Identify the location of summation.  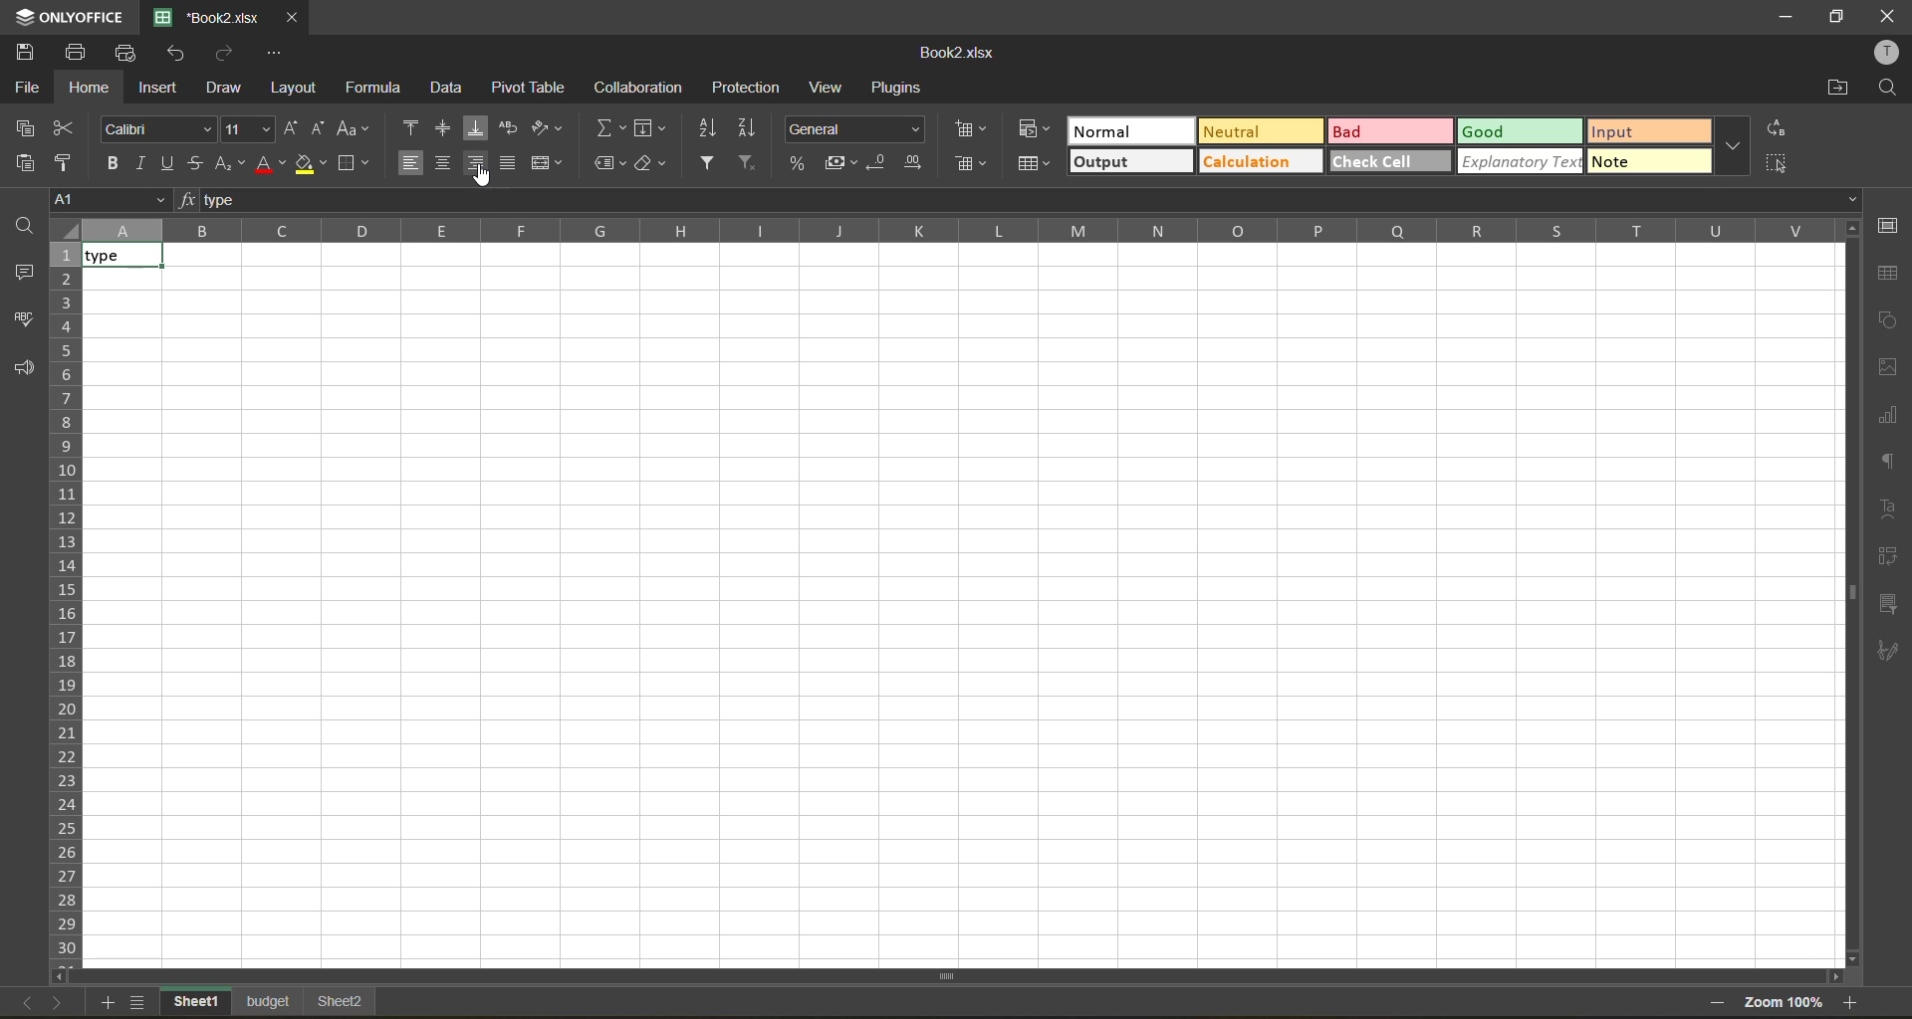
(608, 126).